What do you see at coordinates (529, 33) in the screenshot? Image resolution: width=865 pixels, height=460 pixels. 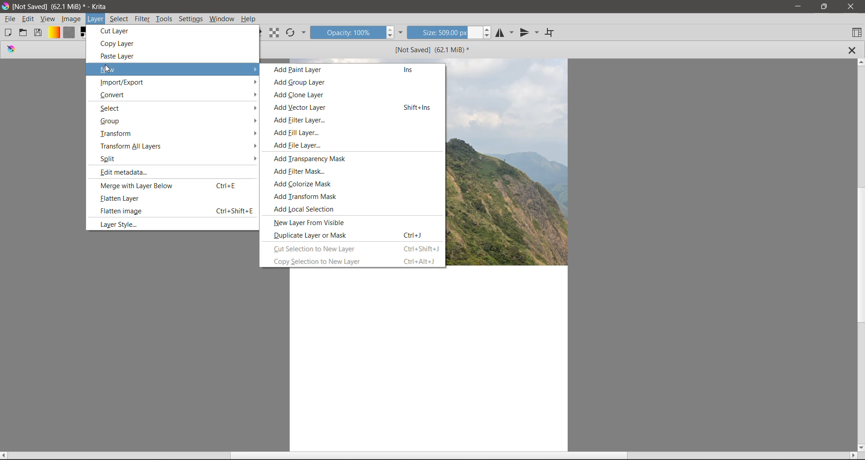 I see `Vertical Mirror Tool` at bounding box center [529, 33].